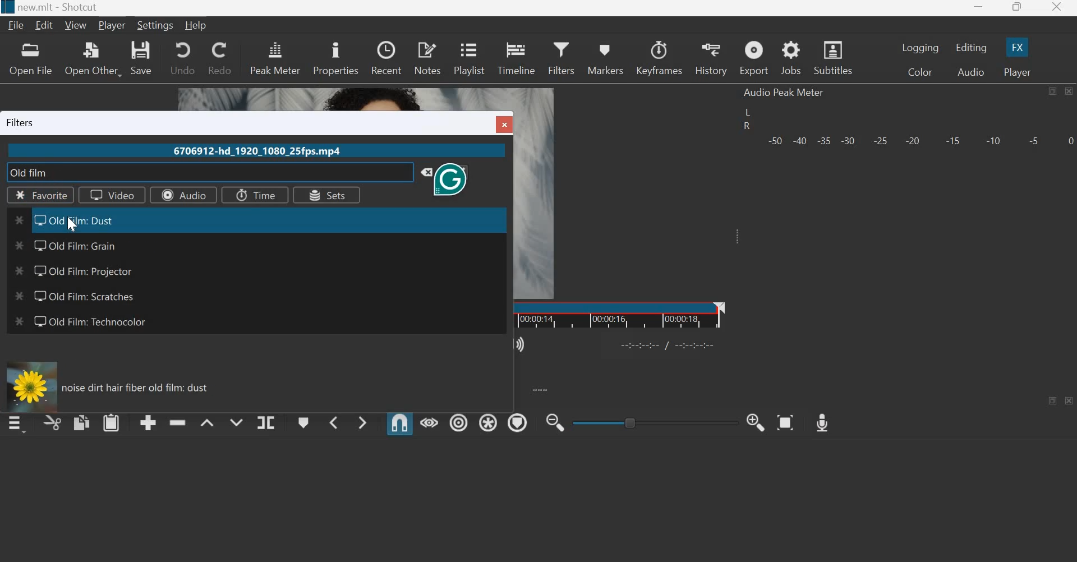  What do you see at coordinates (18, 25) in the screenshot?
I see `File` at bounding box center [18, 25].